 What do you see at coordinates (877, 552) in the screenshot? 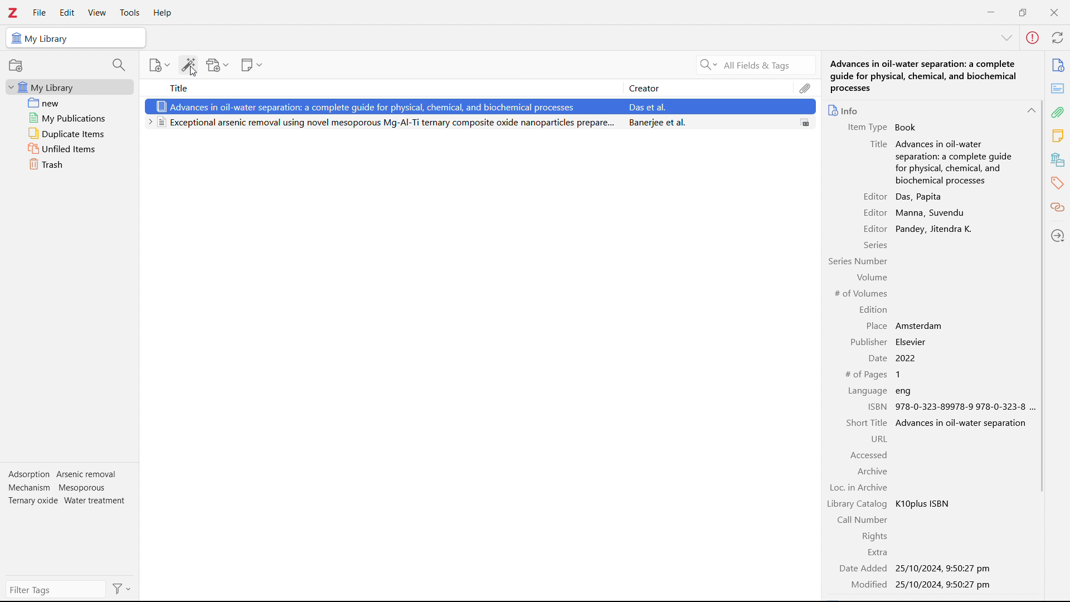
I see `Extra` at bounding box center [877, 552].